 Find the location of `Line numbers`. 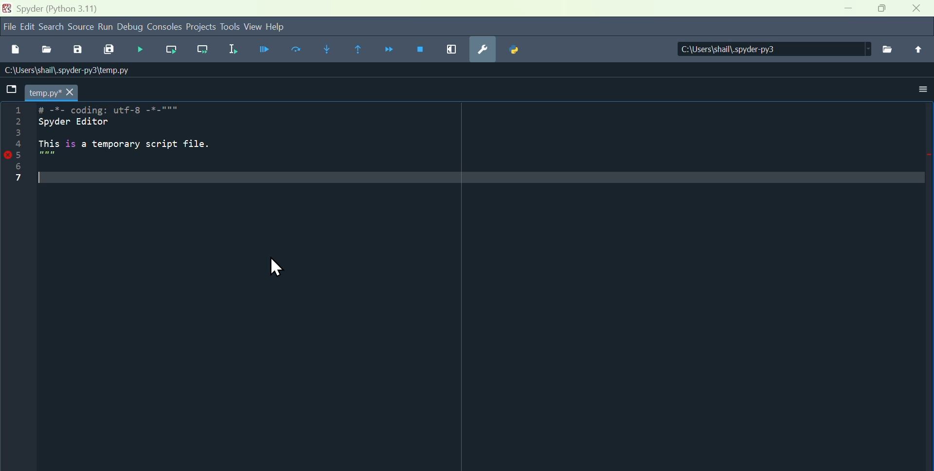

Line numbers is located at coordinates (20, 143).